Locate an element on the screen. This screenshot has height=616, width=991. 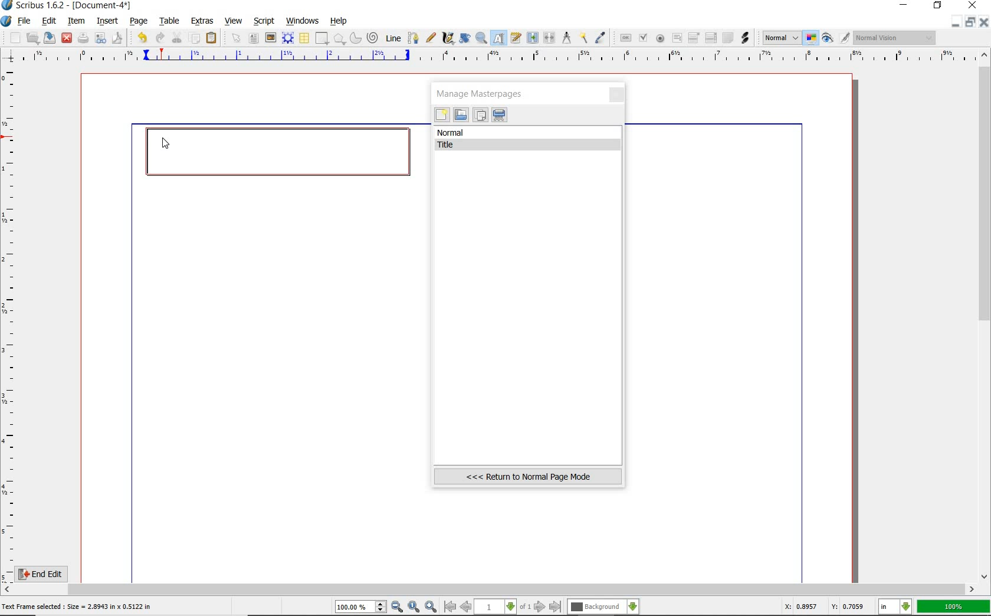
measurements is located at coordinates (567, 38).